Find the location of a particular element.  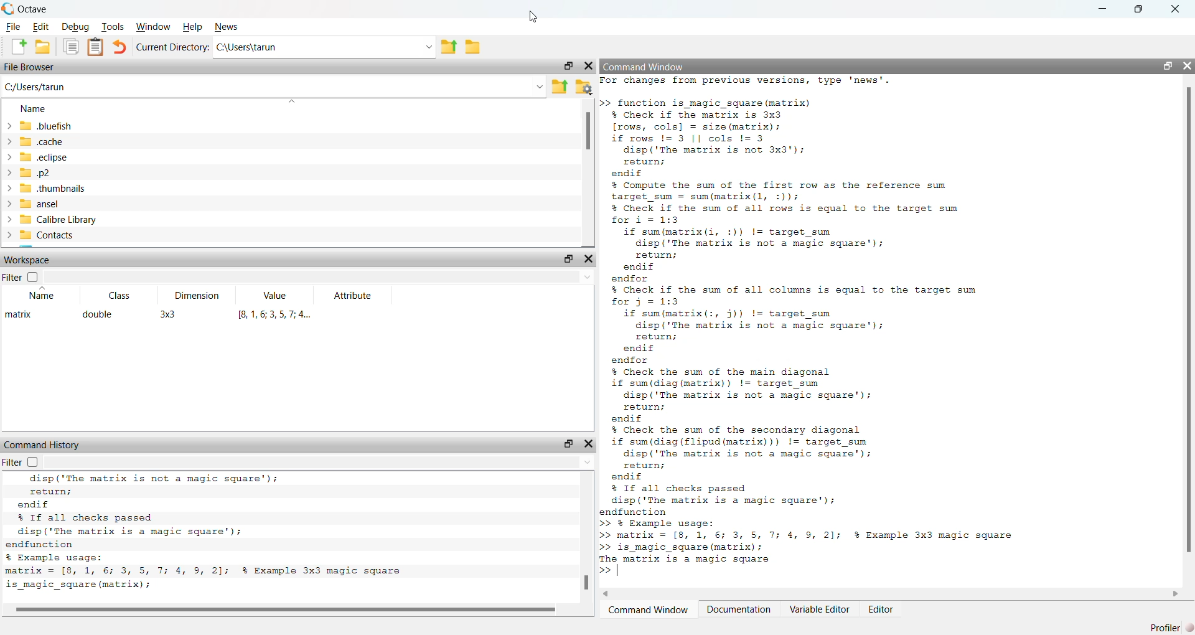

Attribute is located at coordinates (354, 296).